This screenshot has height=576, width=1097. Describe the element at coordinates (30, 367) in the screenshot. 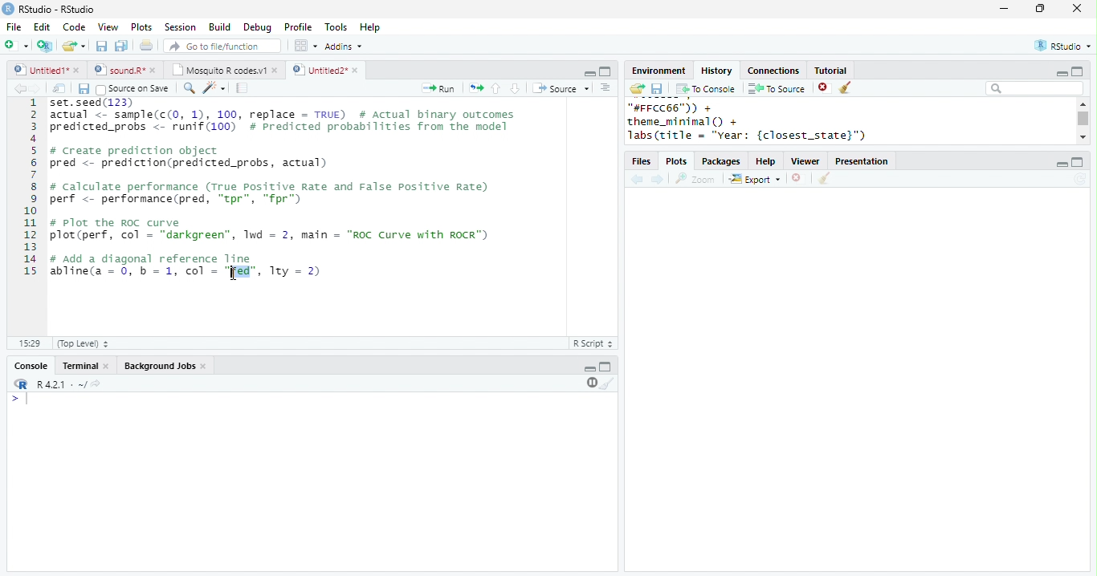

I see `console` at that location.